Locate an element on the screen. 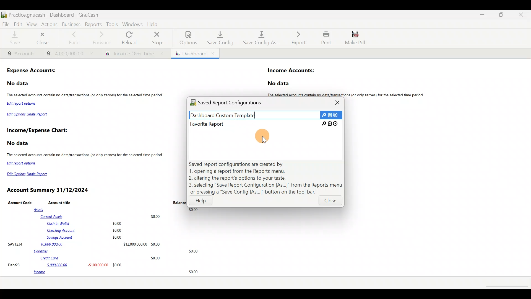  scroll is located at coordinates (506, 287).